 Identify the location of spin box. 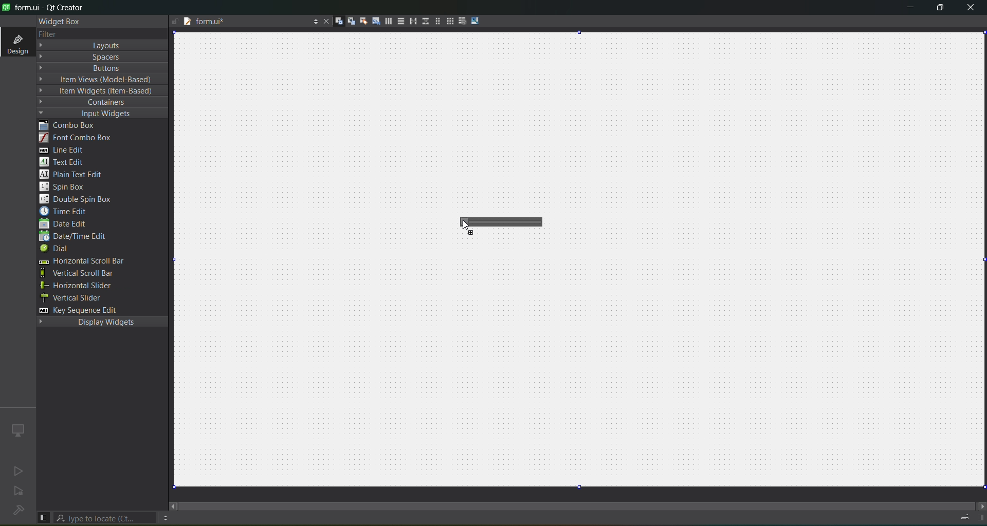
(65, 187).